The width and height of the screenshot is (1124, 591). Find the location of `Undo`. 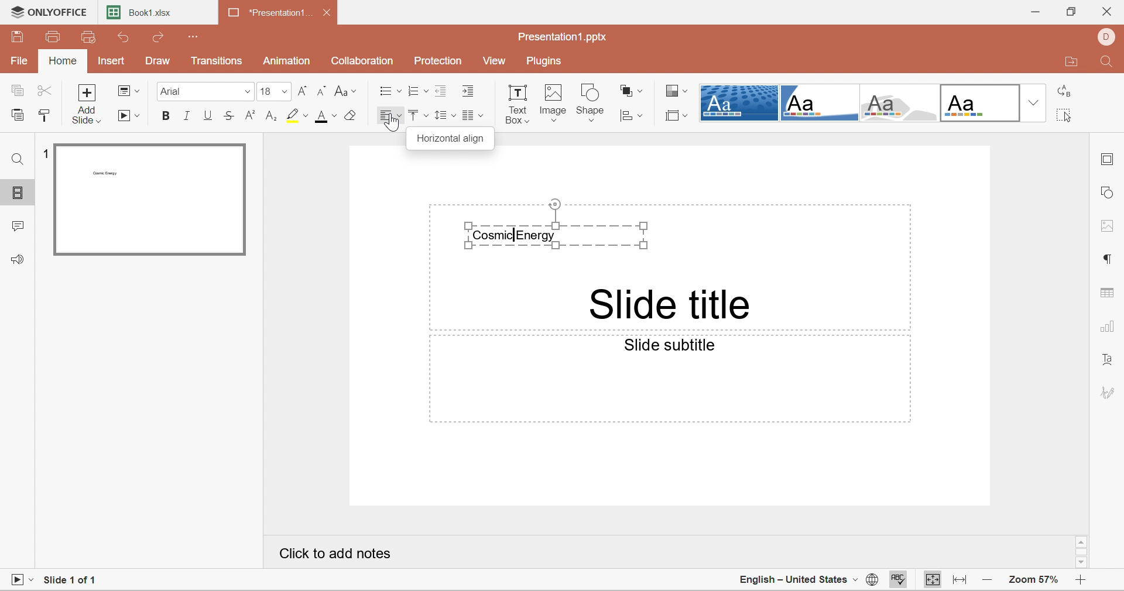

Undo is located at coordinates (124, 37).